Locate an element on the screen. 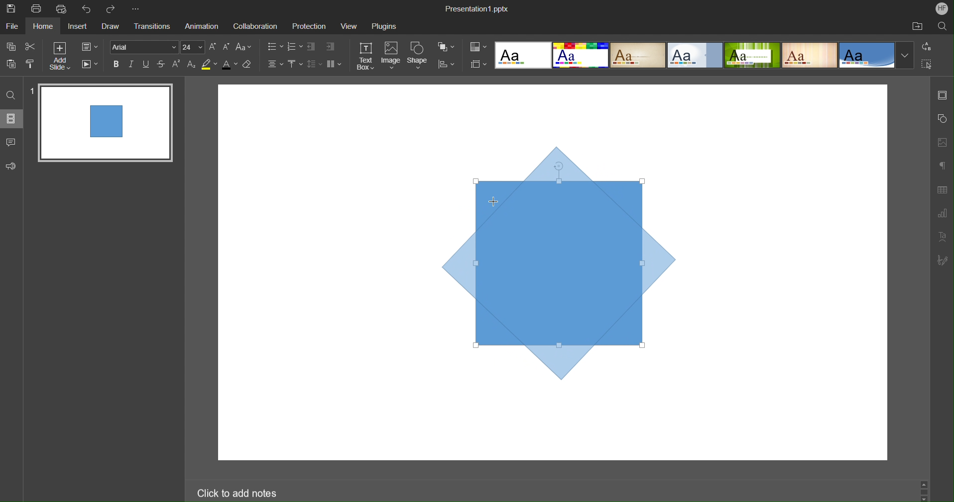 The height and width of the screenshot is (502, 954). Colors is located at coordinates (477, 46).